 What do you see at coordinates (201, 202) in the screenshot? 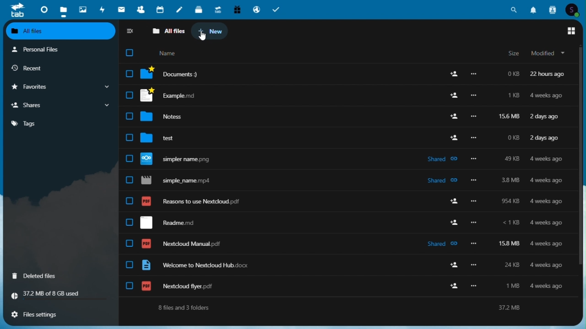
I see `reasons to use nextcloud.pdf` at bounding box center [201, 202].